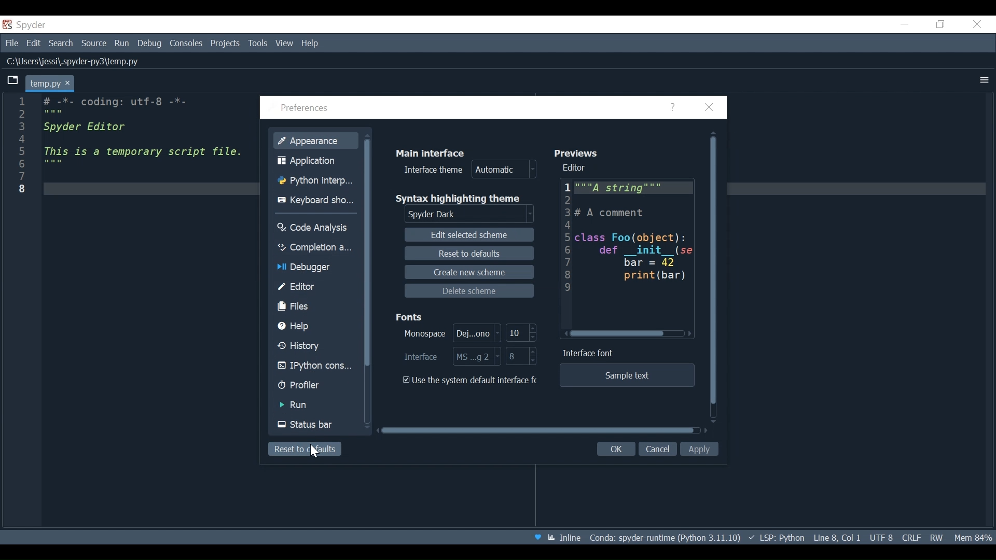 The width and height of the screenshot is (996, 560). I want to click on Create new scheme, so click(468, 272).